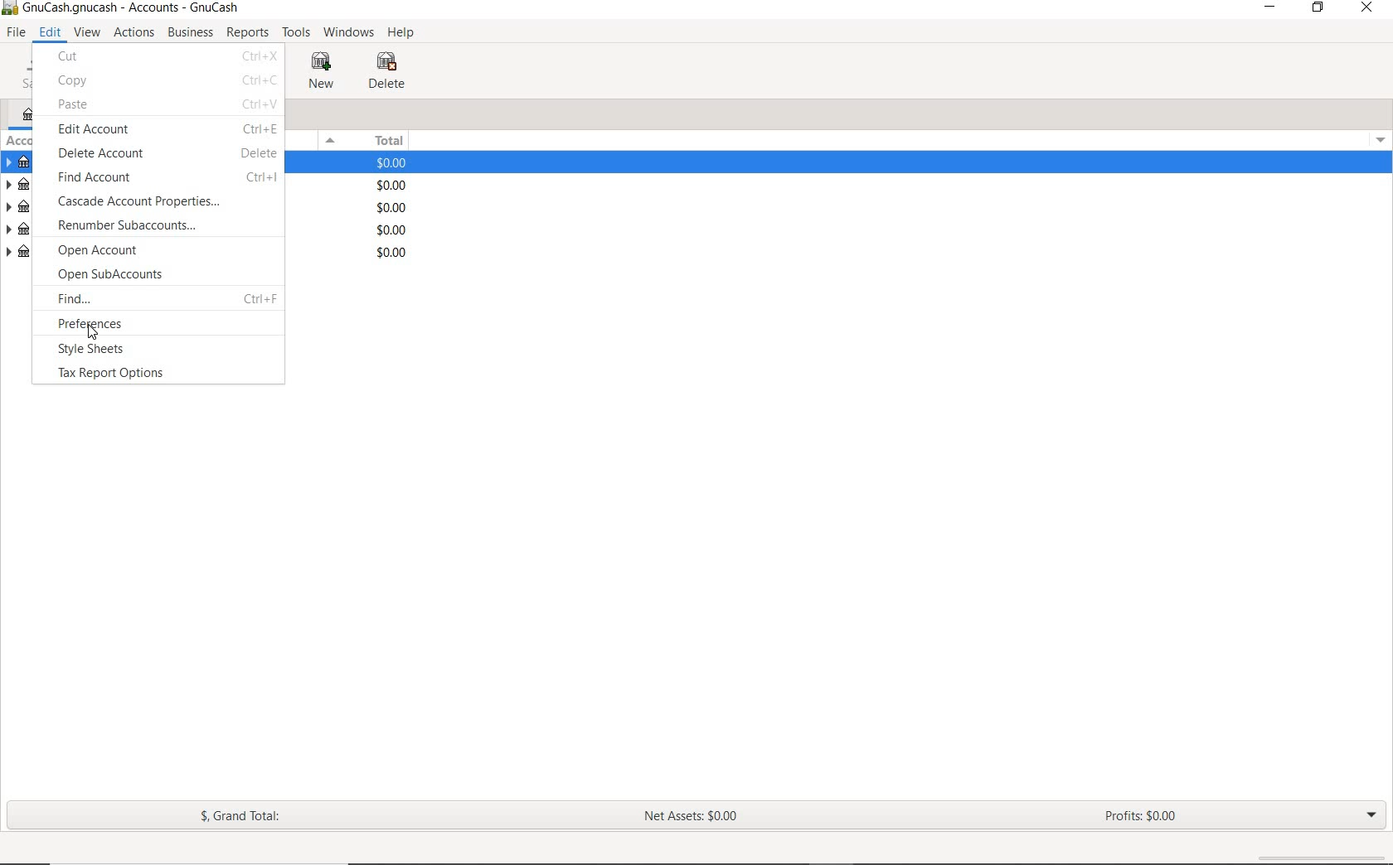 The image size is (1393, 865). Describe the element at coordinates (18, 230) in the screenshot. I see `EXPENSES` at that location.